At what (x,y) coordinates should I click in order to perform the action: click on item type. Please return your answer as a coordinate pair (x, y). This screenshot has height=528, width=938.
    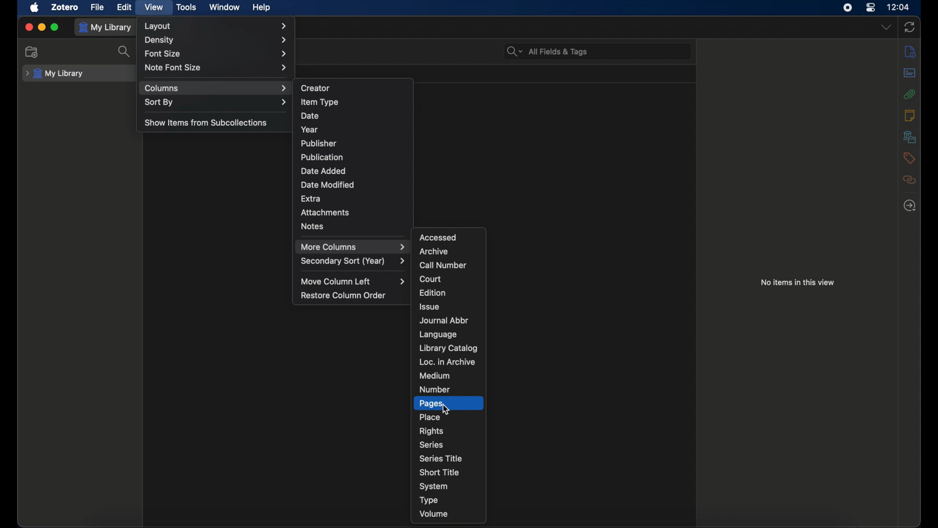
    Looking at the image, I should click on (320, 102).